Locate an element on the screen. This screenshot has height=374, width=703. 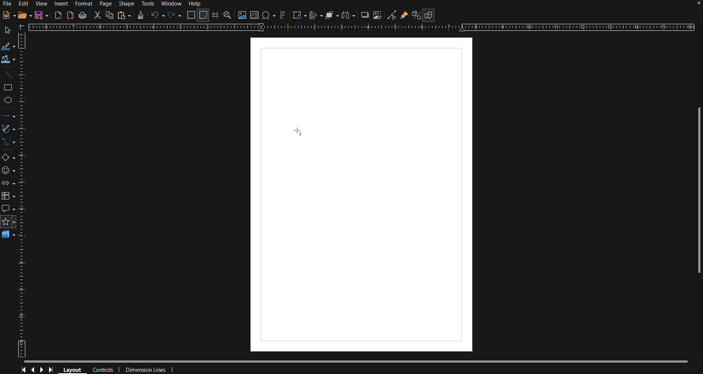
Callout Shapes is located at coordinates (9, 209).